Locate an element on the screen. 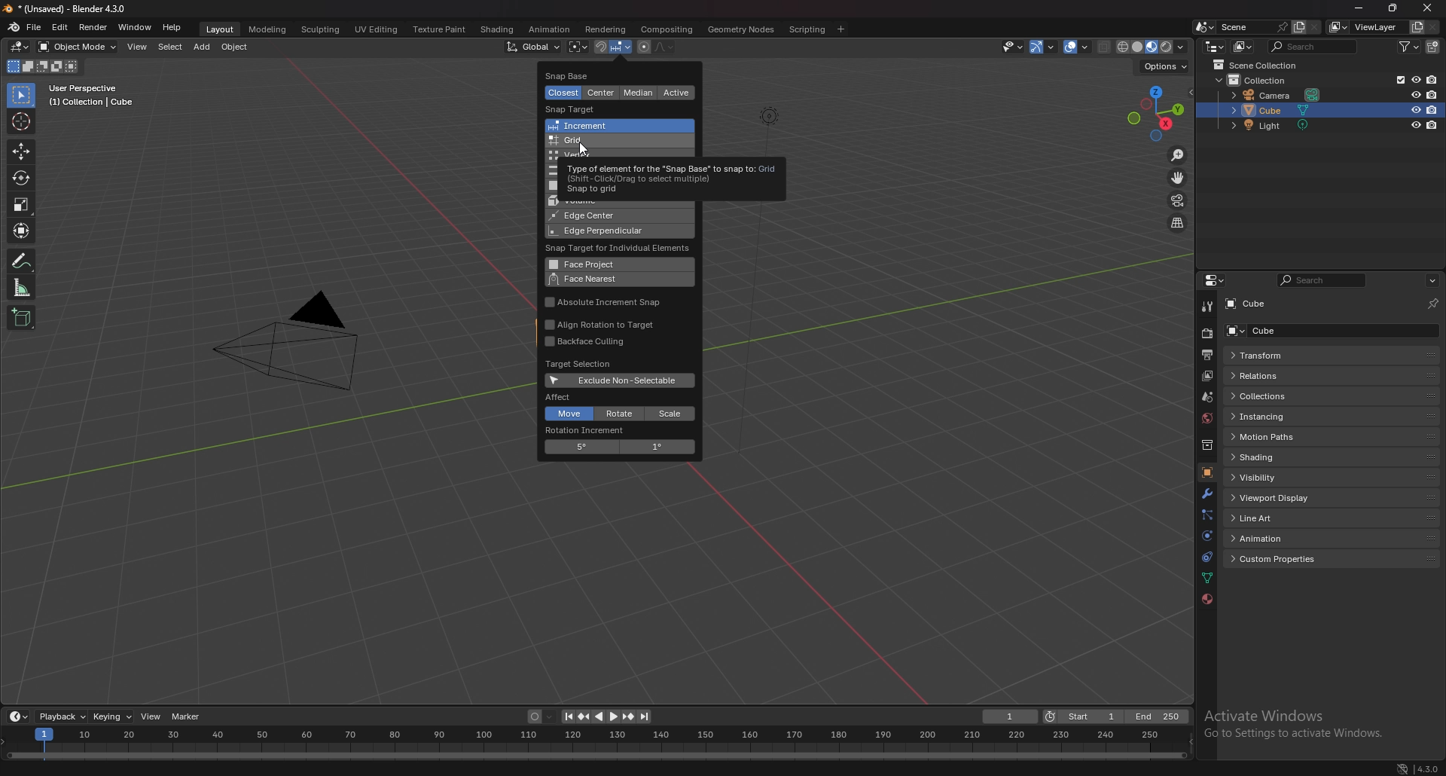 Image resolution: width=1446 pixels, height=776 pixels. cube is located at coordinates (1281, 330).